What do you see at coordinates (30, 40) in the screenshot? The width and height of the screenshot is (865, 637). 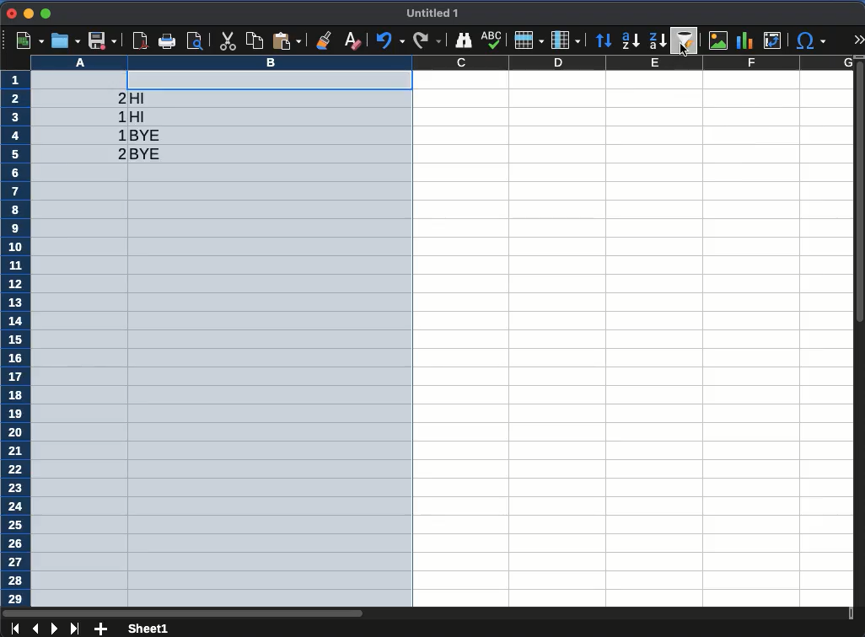 I see `new` at bounding box center [30, 40].